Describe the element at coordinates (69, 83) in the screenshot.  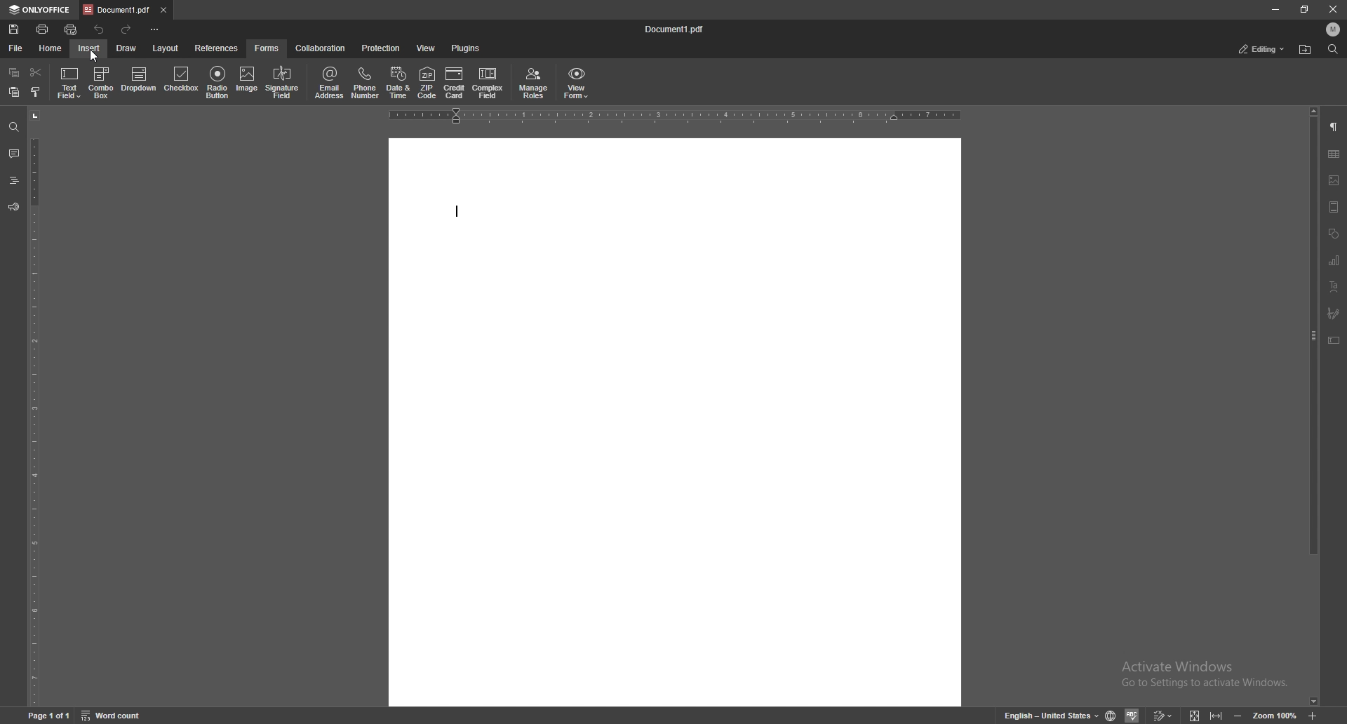
I see `text field` at that location.